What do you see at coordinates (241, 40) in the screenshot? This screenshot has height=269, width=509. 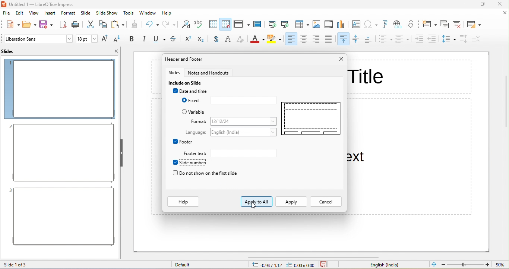 I see `clear direct formatting` at bounding box center [241, 40].